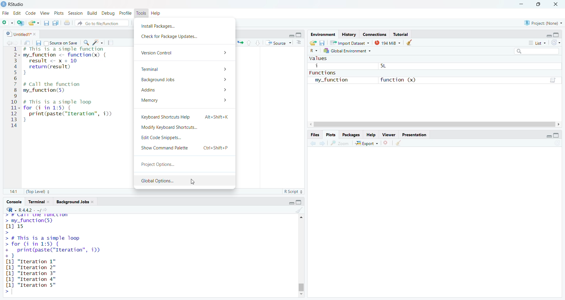 This screenshot has width=565, height=300. Describe the element at coordinates (436, 124) in the screenshot. I see `scrollbar` at that location.